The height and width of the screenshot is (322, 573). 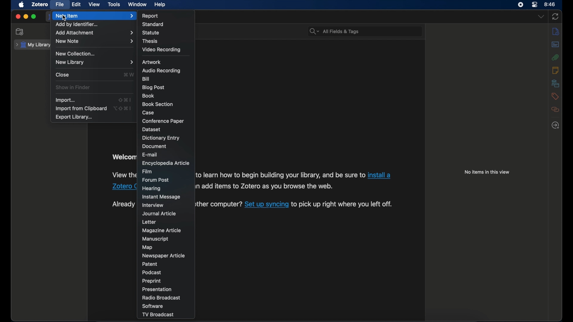 What do you see at coordinates (95, 16) in the screenshot?
I see `new item` at bounding box center [95, 16].